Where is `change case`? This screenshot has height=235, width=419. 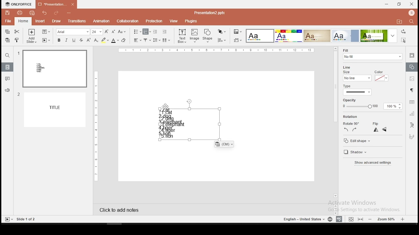 change case is located at coordinates (122, 31).